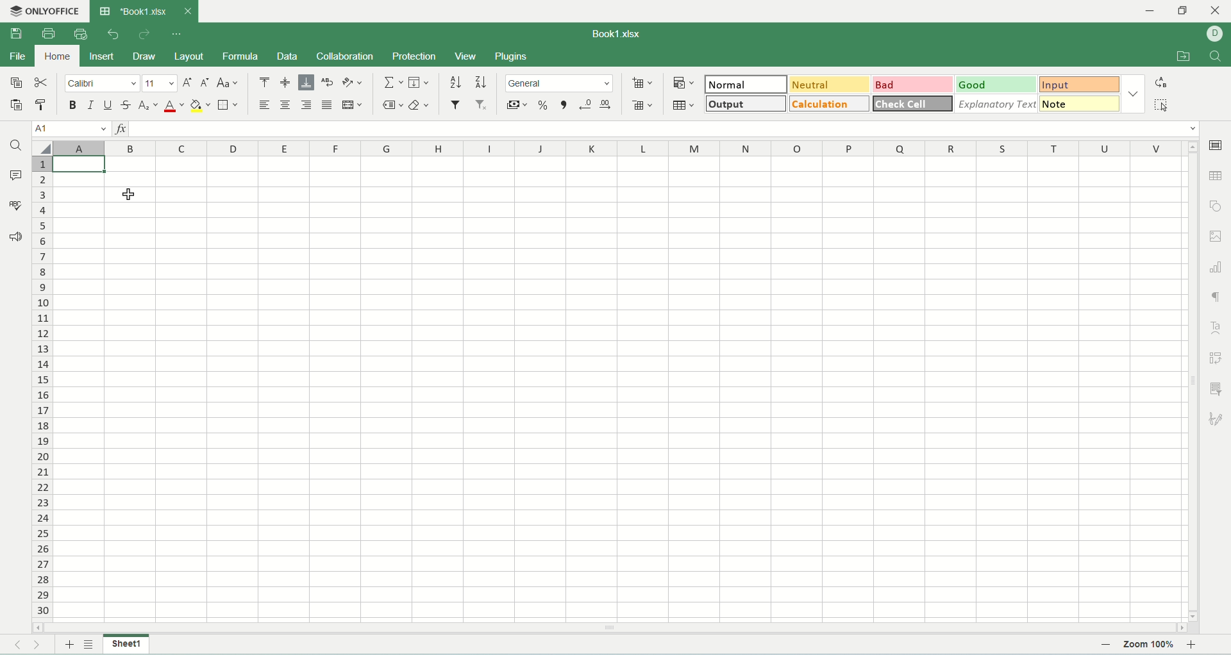 This screenshot has height=655, width=1231. What do you see at coordinates (330, 82) in the screenshot?
I see `wrap text` at bounding box center [330, 82].